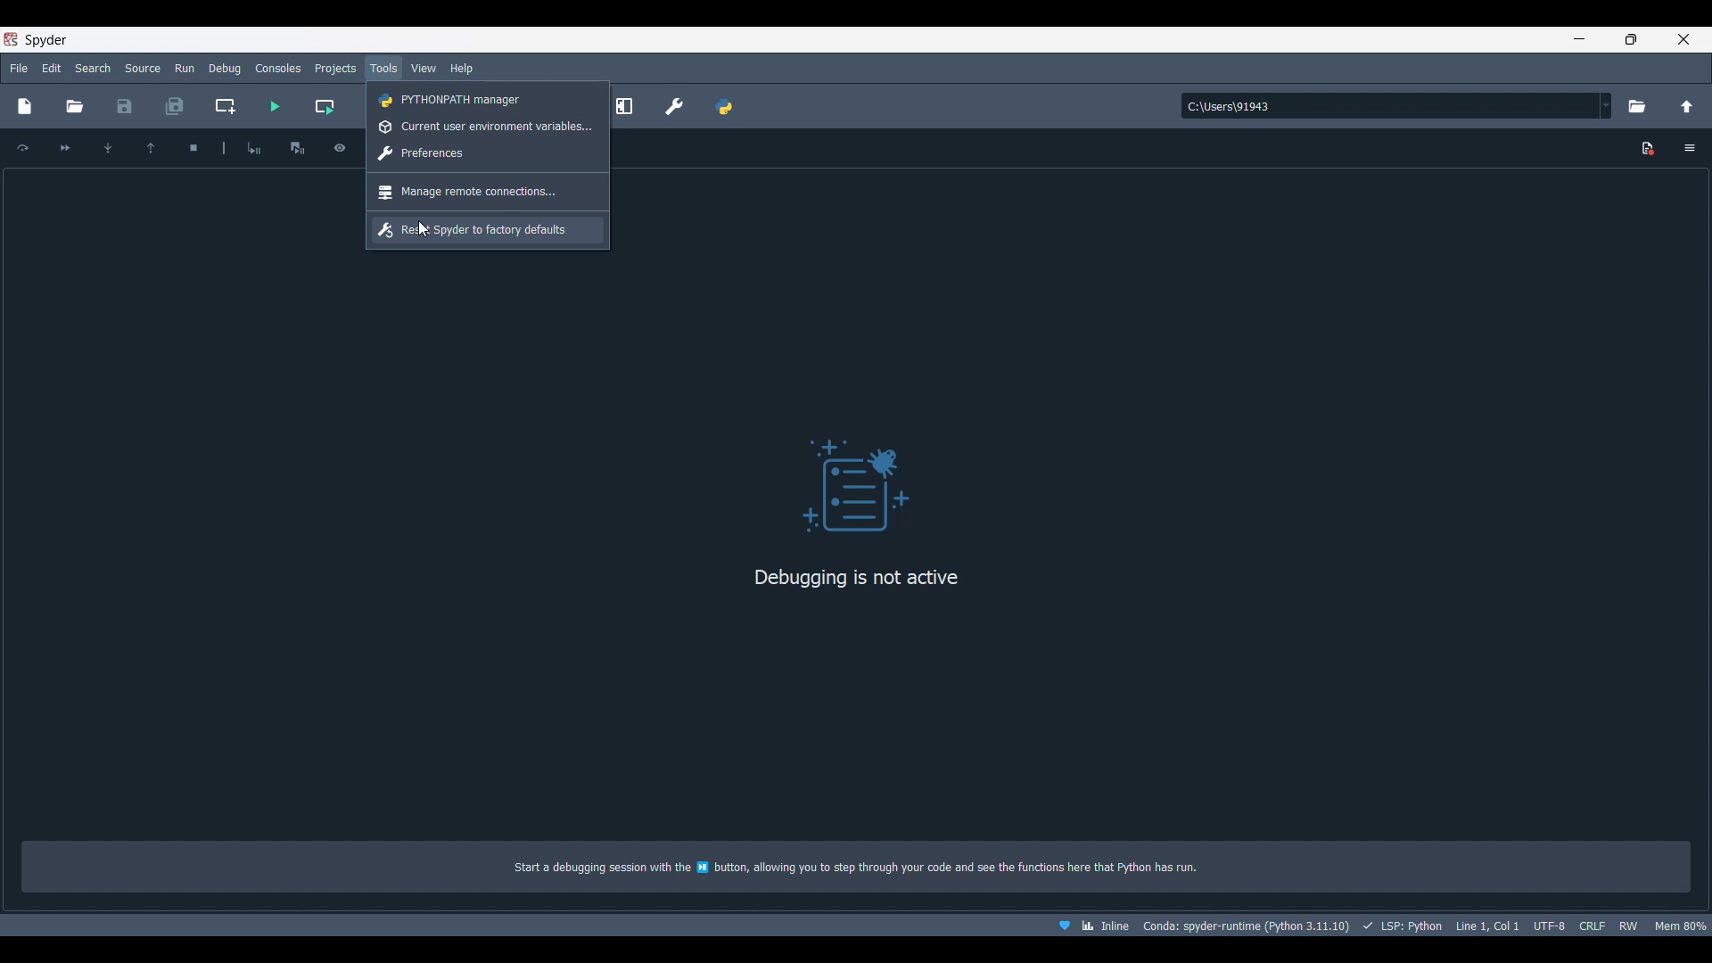 The height and width of the screenshot is (963, 1712). I want to click on Create new cell at current line, so click(224, 106).